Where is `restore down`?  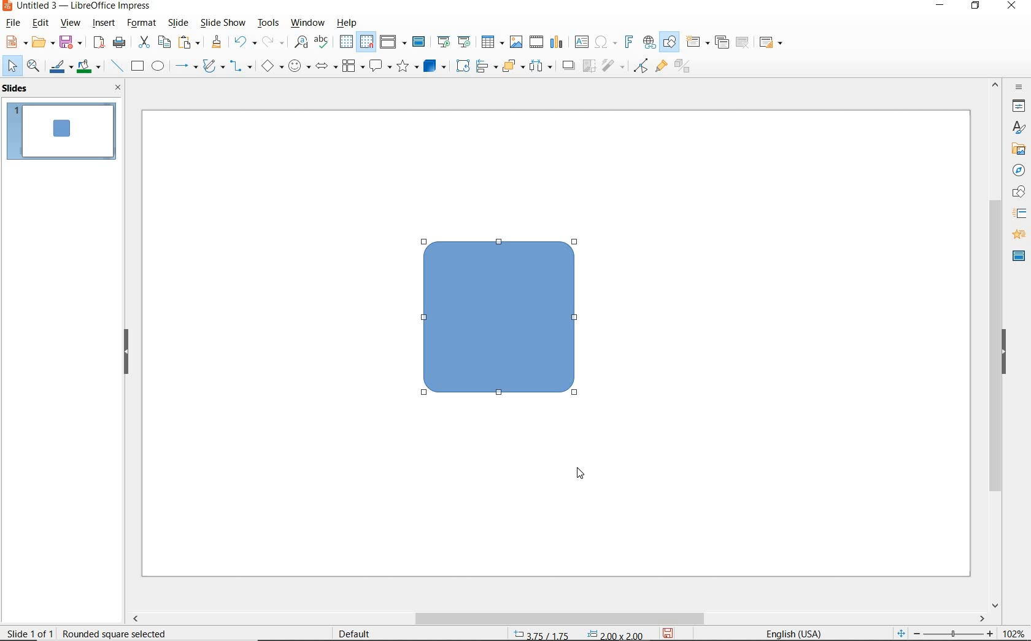 restore down is located at coordinates (977, 7).